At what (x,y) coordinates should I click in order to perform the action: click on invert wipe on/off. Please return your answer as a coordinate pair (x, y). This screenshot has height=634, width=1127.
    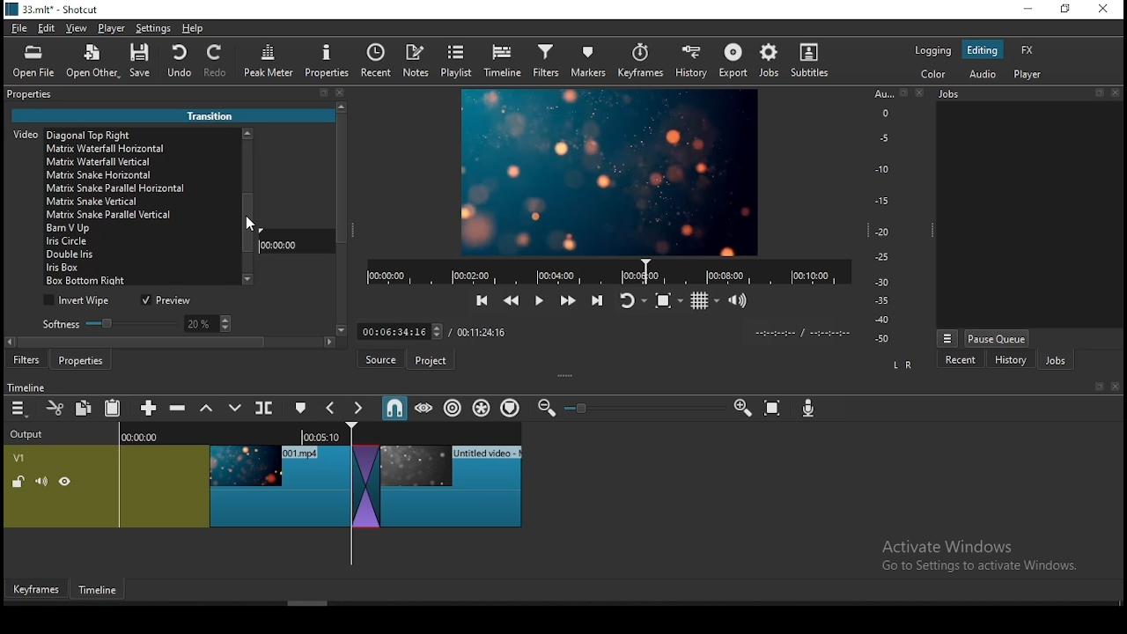
    Looking at the image, I should click on (79, 301).